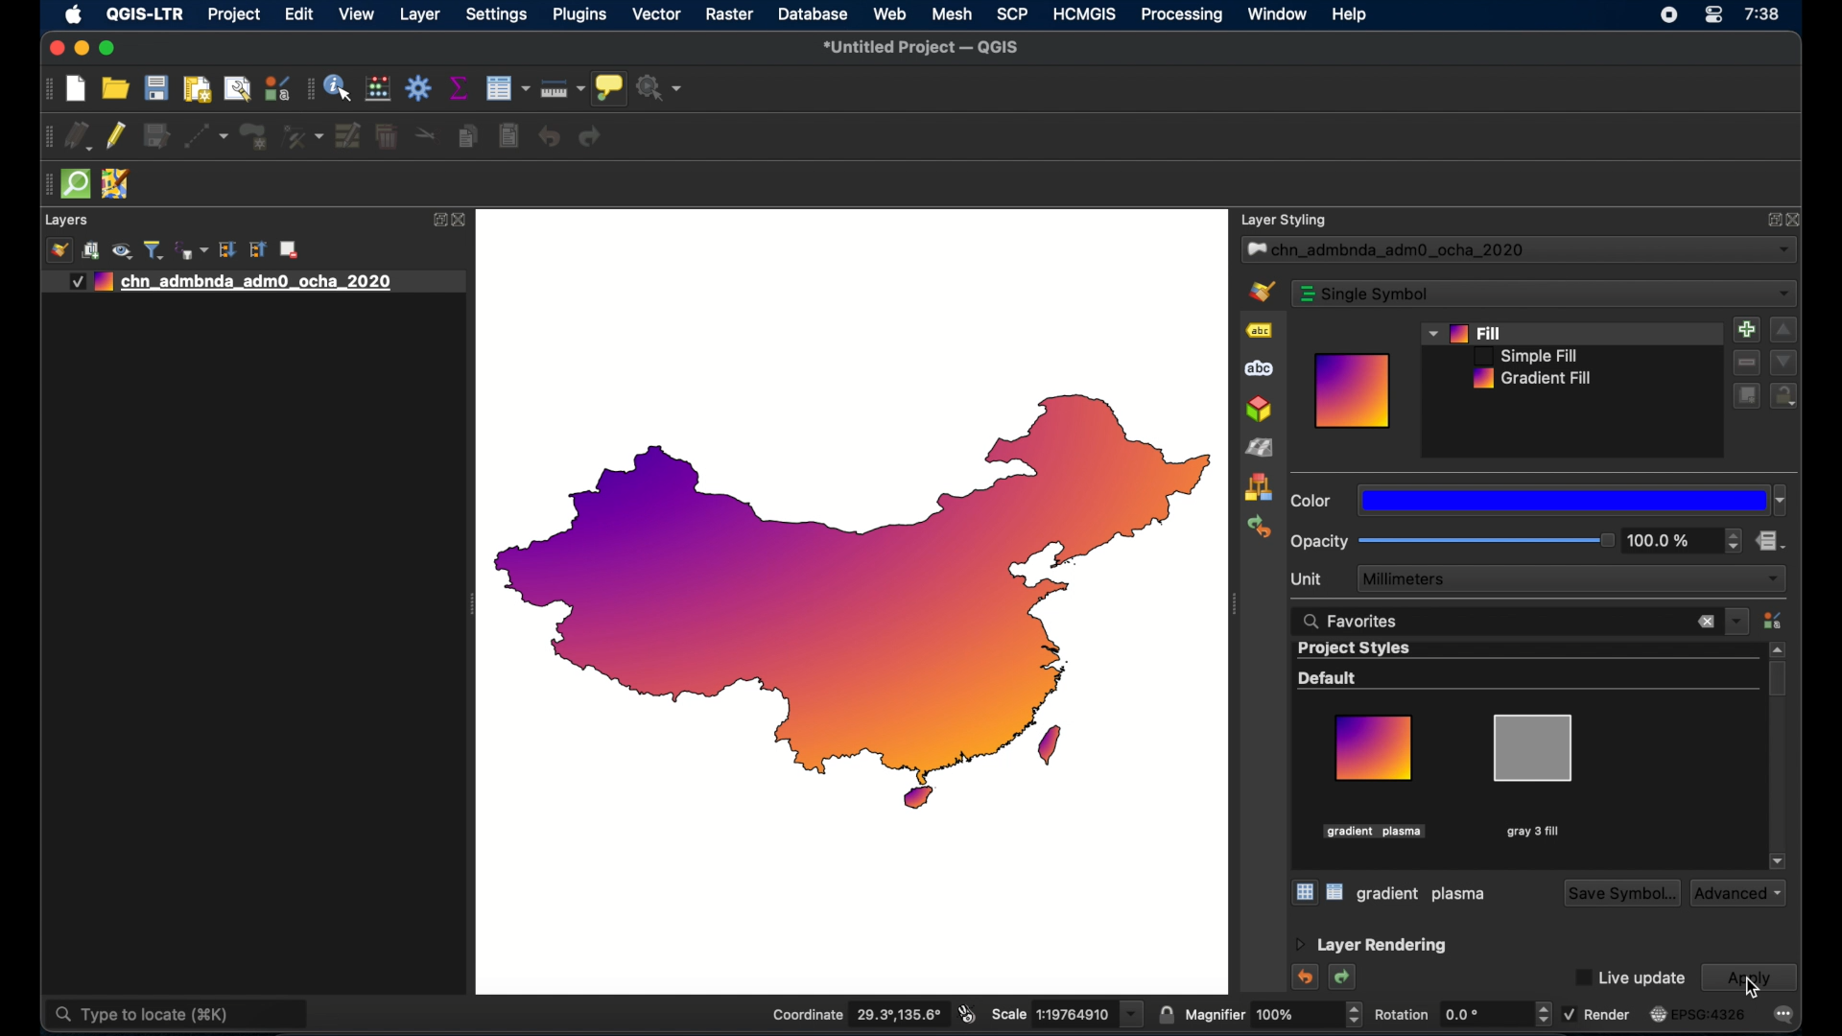 Image resolution: width=1842 pixels, height=1036 pixels. I want to click on advanced , so click(1738, 893).